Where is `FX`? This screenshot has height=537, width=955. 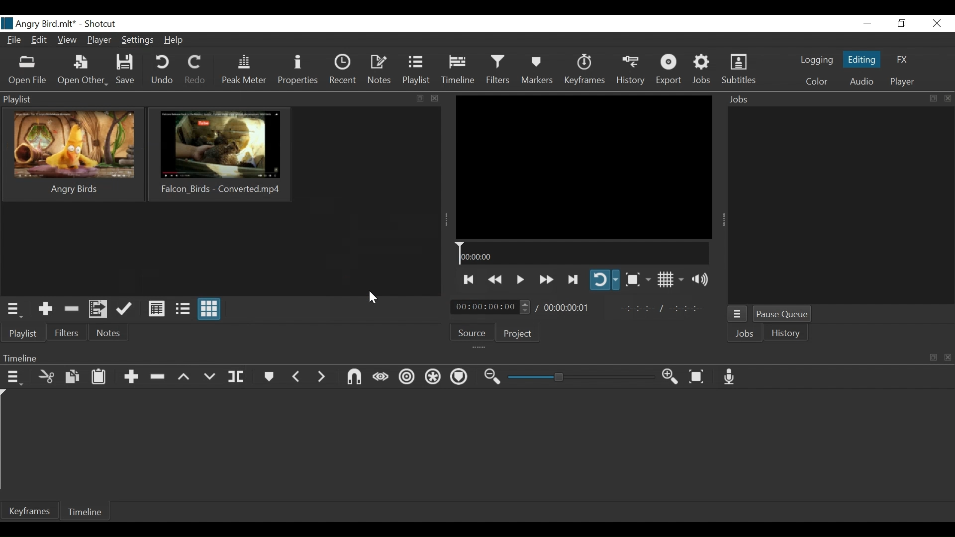
FX is located at coordinates (903, 60).